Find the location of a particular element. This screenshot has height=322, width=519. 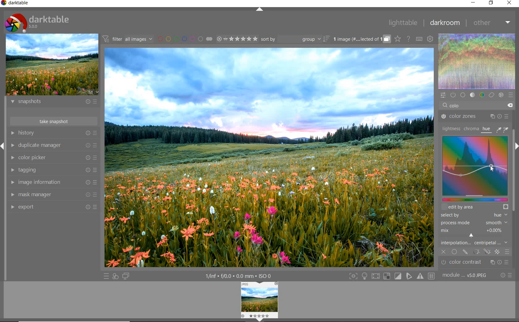

Colorize is located at coordinates (474, 170).